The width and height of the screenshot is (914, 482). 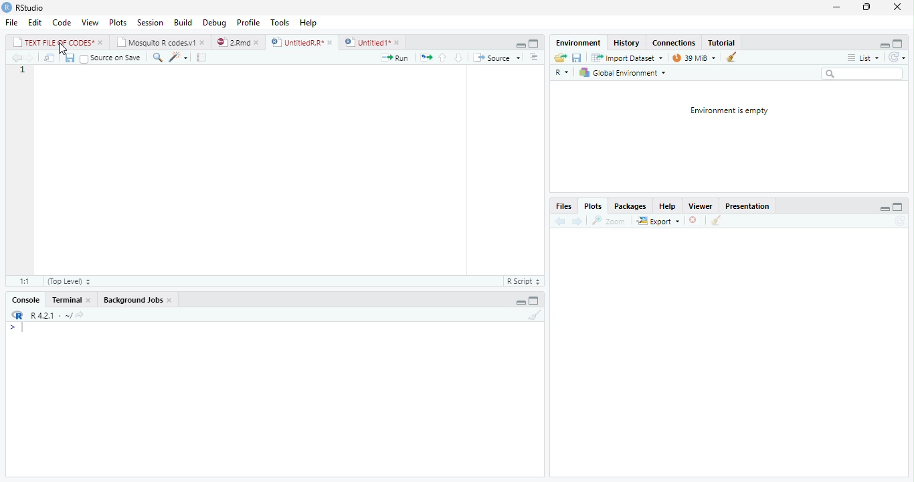 I want to click on Previous, so click(x=15, y=58).